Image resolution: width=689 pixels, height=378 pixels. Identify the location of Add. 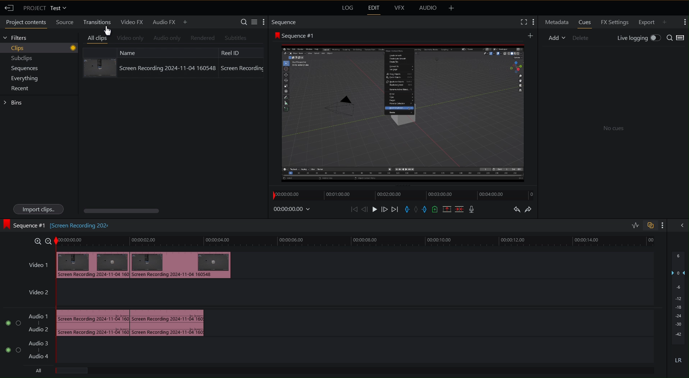
(667, 21).